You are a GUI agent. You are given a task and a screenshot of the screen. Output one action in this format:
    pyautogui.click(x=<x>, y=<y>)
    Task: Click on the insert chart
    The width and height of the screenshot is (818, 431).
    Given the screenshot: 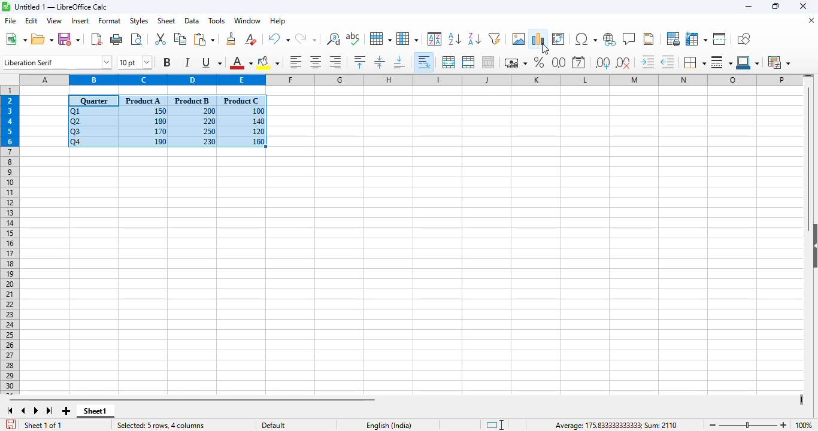 What is the action you would take?
    pyautogui.click(x=538, y=38)
    